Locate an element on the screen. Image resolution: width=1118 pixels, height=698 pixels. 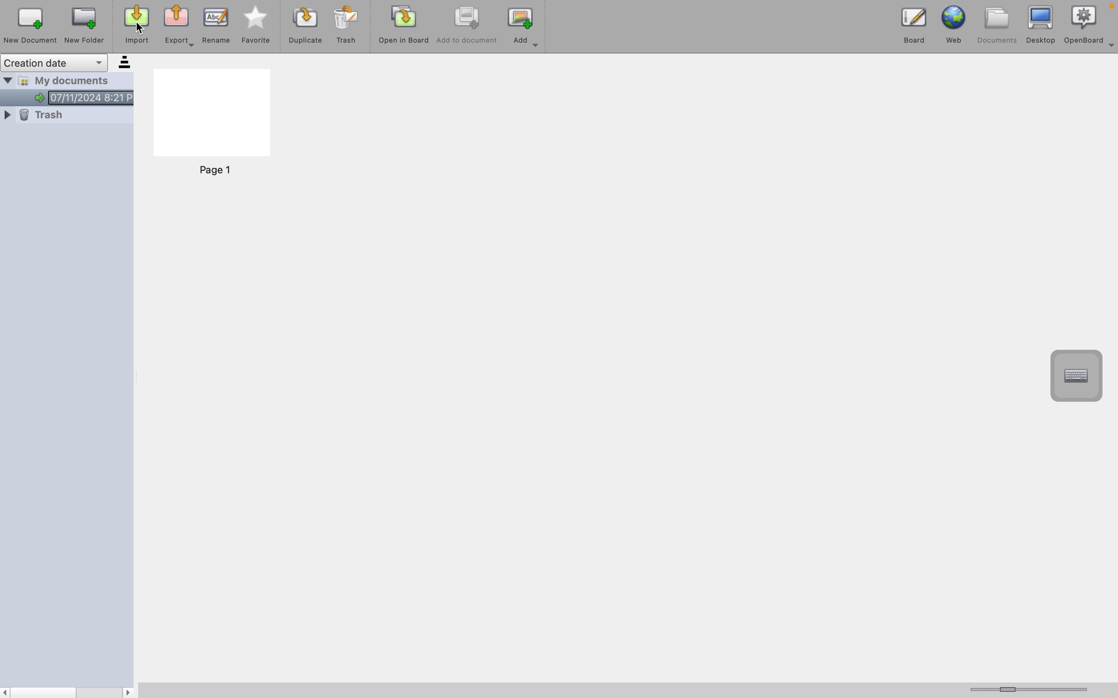
openboard is located at coordinates (1084, 23).